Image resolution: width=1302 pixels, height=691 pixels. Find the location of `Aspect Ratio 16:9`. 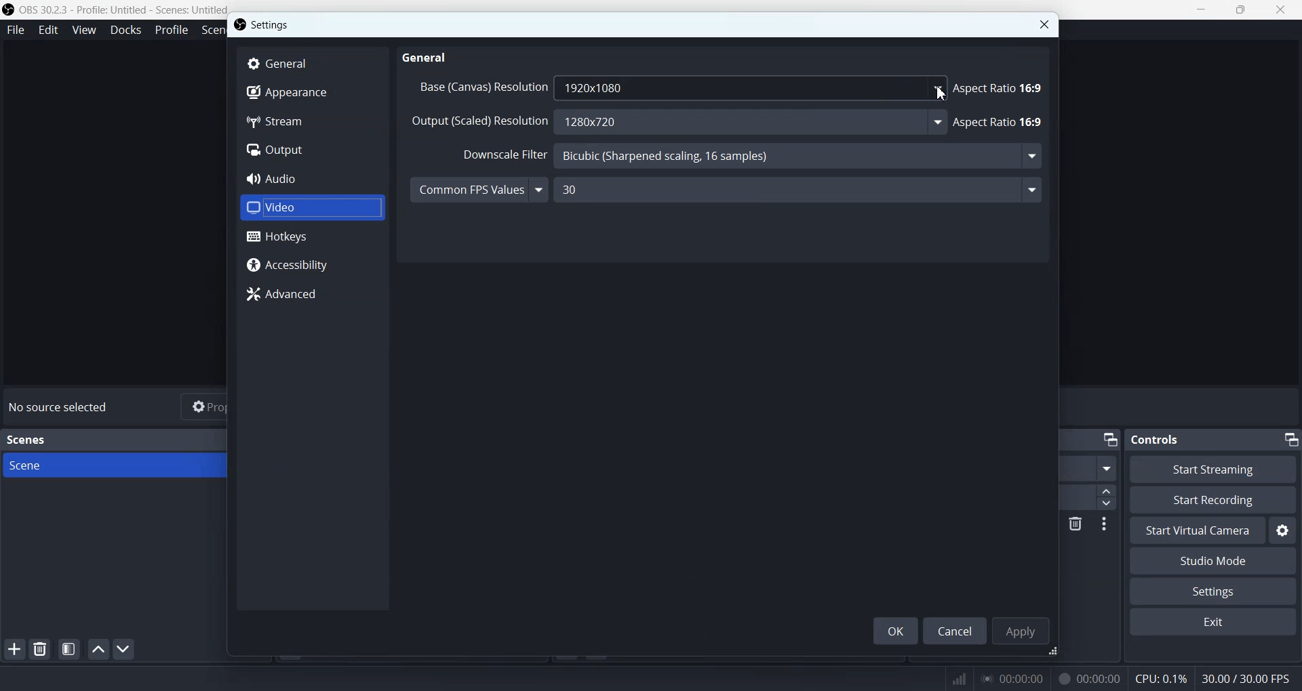

Aspect Ratio 16:9 is located at coordinates (1000, 122).